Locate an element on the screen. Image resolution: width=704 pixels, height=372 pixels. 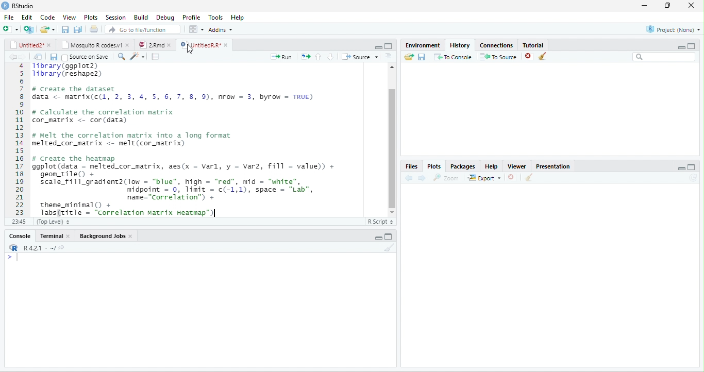
session is located at coordinates (115, 17).